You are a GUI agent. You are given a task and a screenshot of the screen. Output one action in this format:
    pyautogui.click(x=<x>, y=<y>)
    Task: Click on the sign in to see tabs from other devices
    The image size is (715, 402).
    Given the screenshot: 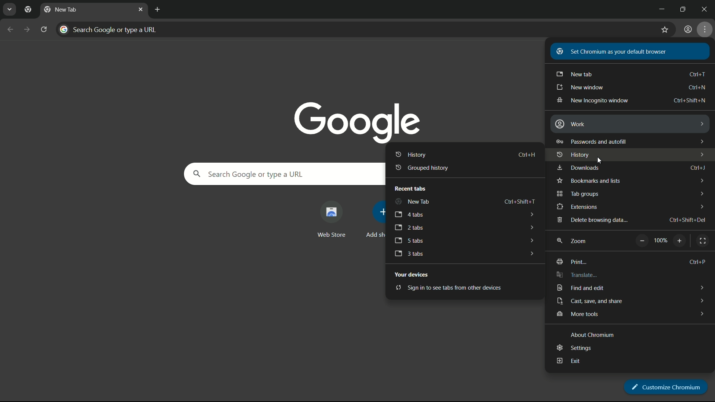 What is the action you would take?
    pyautogui.click(x=444, y=288)
    